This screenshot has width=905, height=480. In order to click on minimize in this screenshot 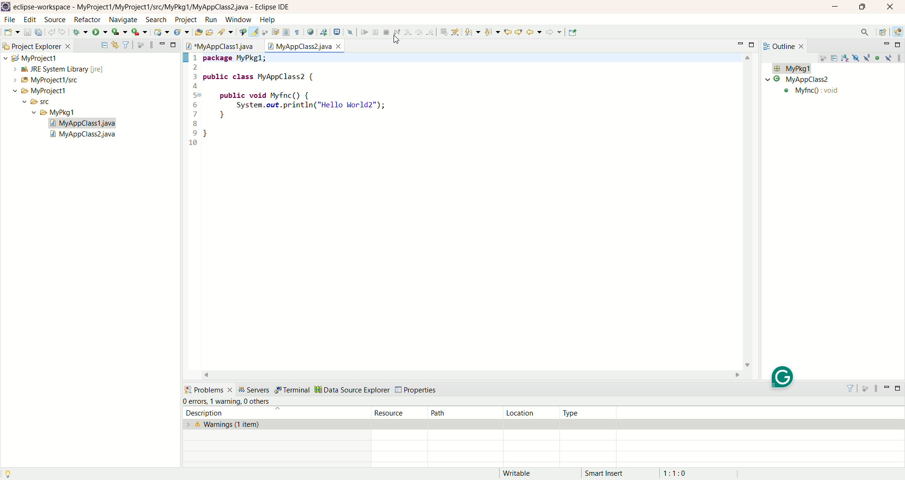, I will do `click(886, 390)`.